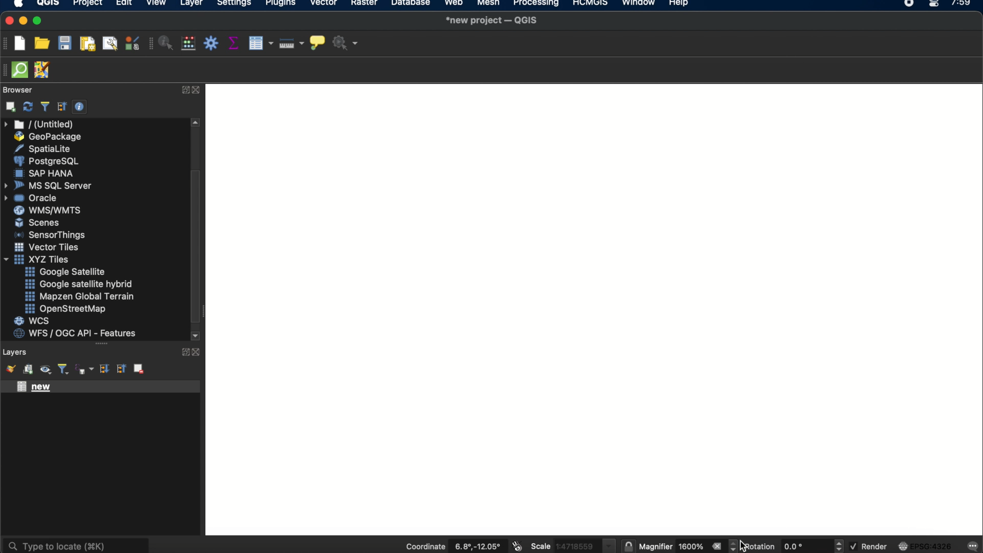  Describe the element at coordinates (103, 369) in the screenshot. I see `expand all` at that location.